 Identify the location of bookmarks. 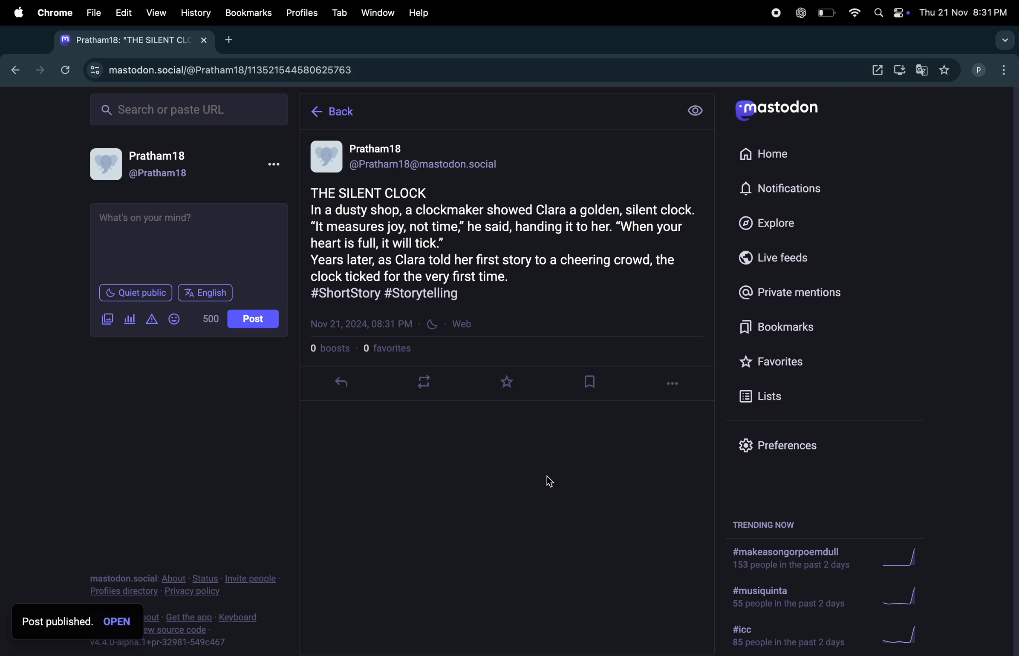
(777, 327).